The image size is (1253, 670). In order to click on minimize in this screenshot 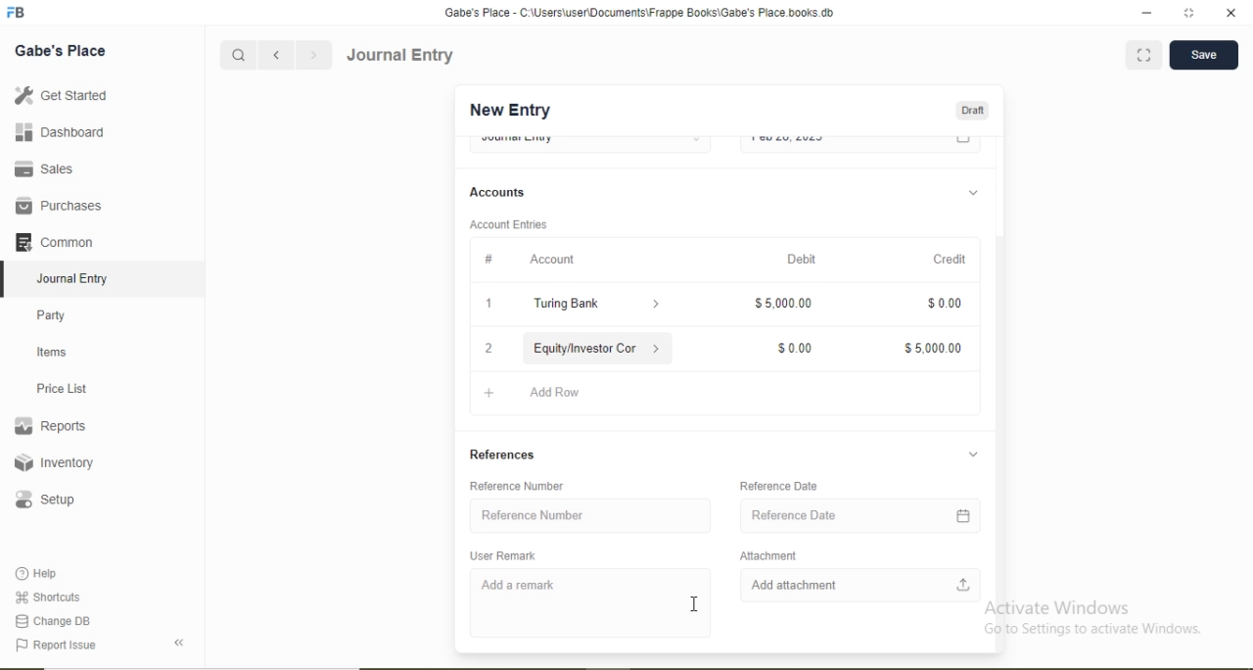, I will do `click(1144, 14)`.